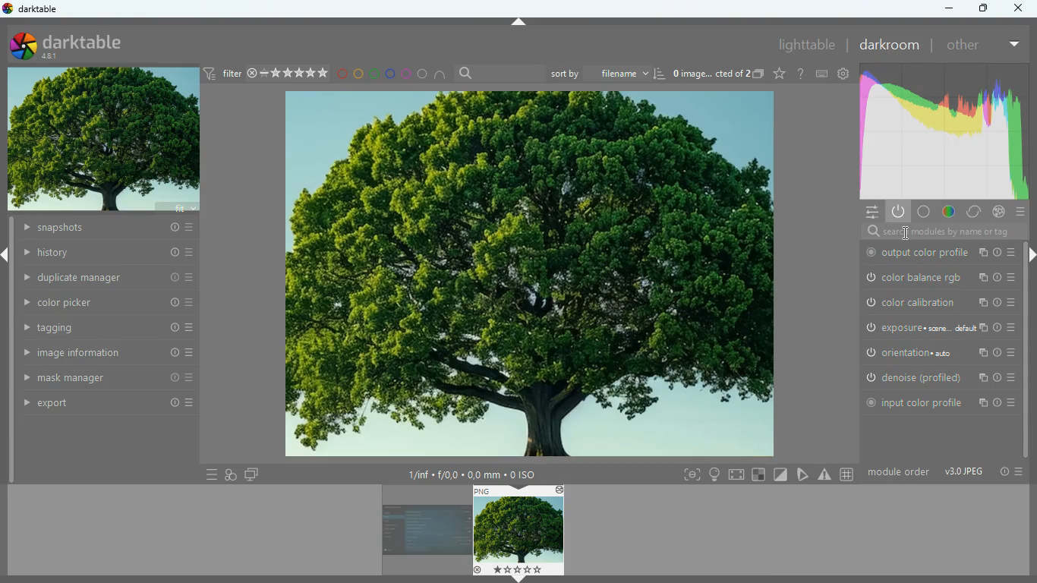 The width and height of the screenshot is (1037, 583). Describe the element at coordinates (108, 403) in the screenshot. I see `export` at that location.